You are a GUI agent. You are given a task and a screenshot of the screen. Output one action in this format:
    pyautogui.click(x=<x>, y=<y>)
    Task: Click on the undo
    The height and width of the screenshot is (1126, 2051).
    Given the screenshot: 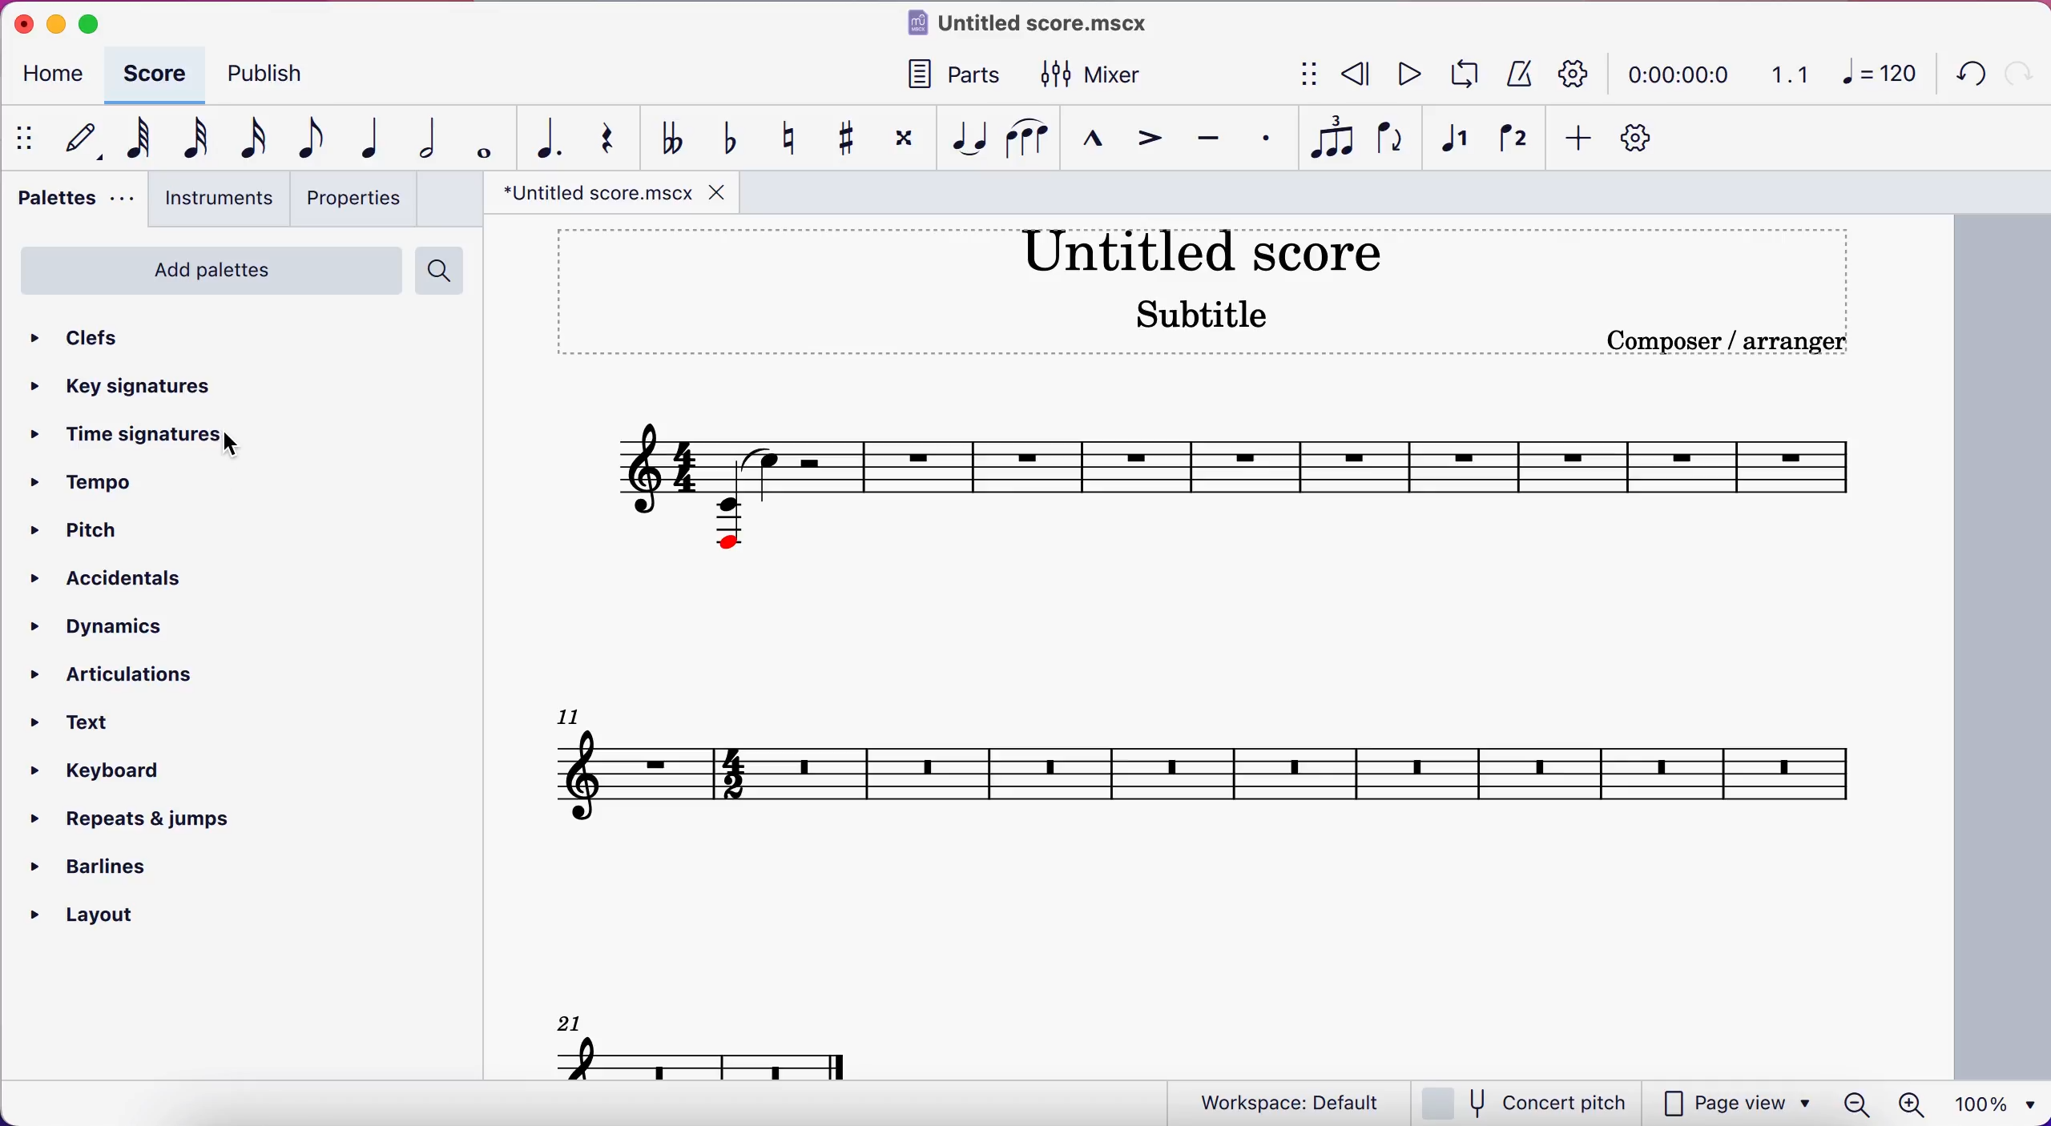 What is the action you would take?
    pyautogui.click(x=1963, y=76)
    